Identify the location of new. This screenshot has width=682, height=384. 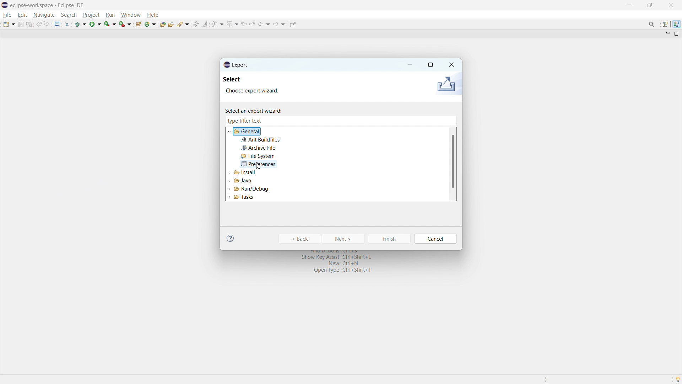
(9, 24).